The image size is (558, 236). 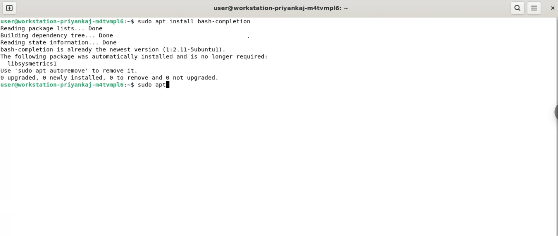 What do you see at coordinates (293, 10) in the screenshot?
I see `user@workstation-priyankaj-m4tvmpl6: ~` at bounding box center [293, 10].